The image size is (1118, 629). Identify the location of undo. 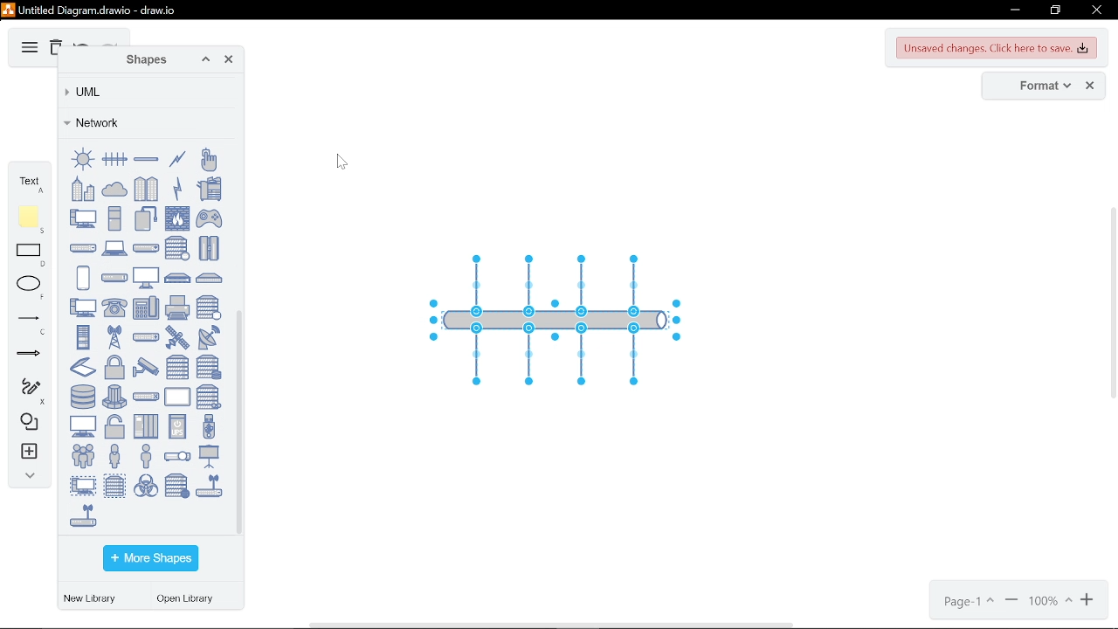
(82, 43).